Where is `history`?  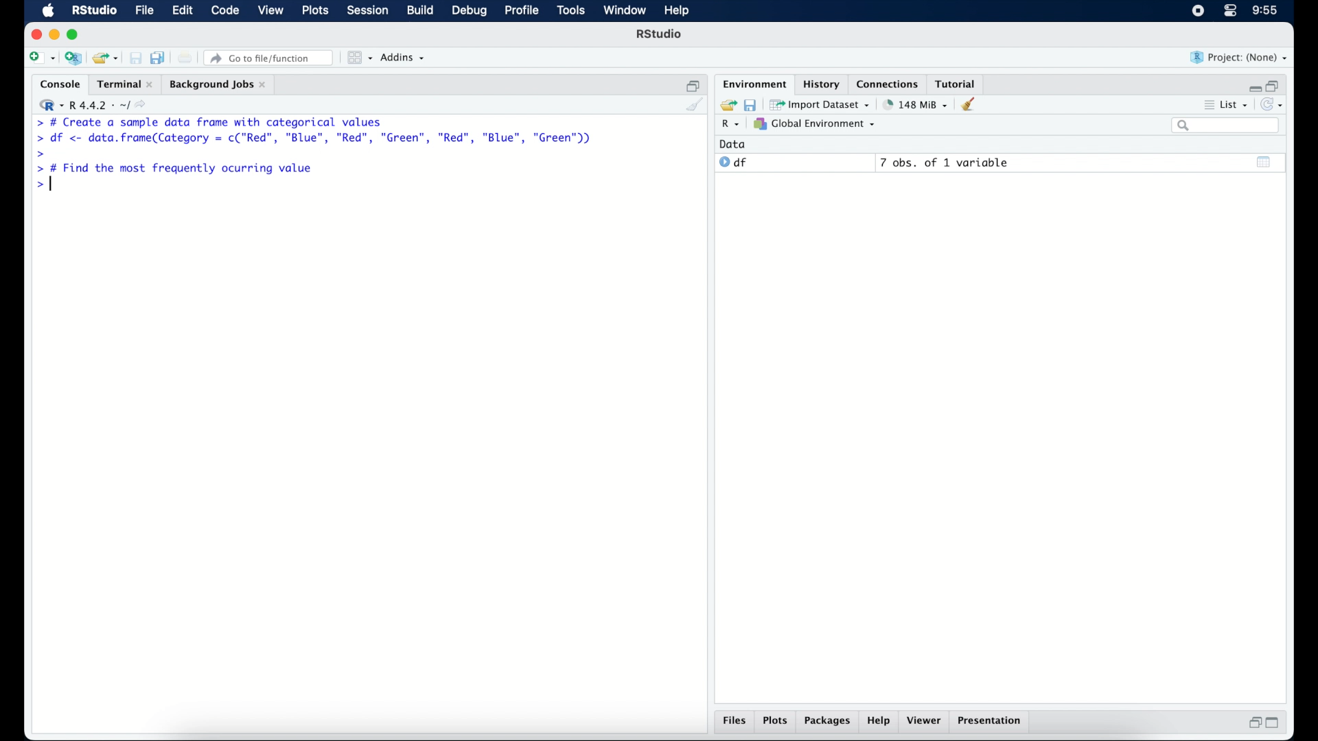
history is located at coordinates (823, 84).